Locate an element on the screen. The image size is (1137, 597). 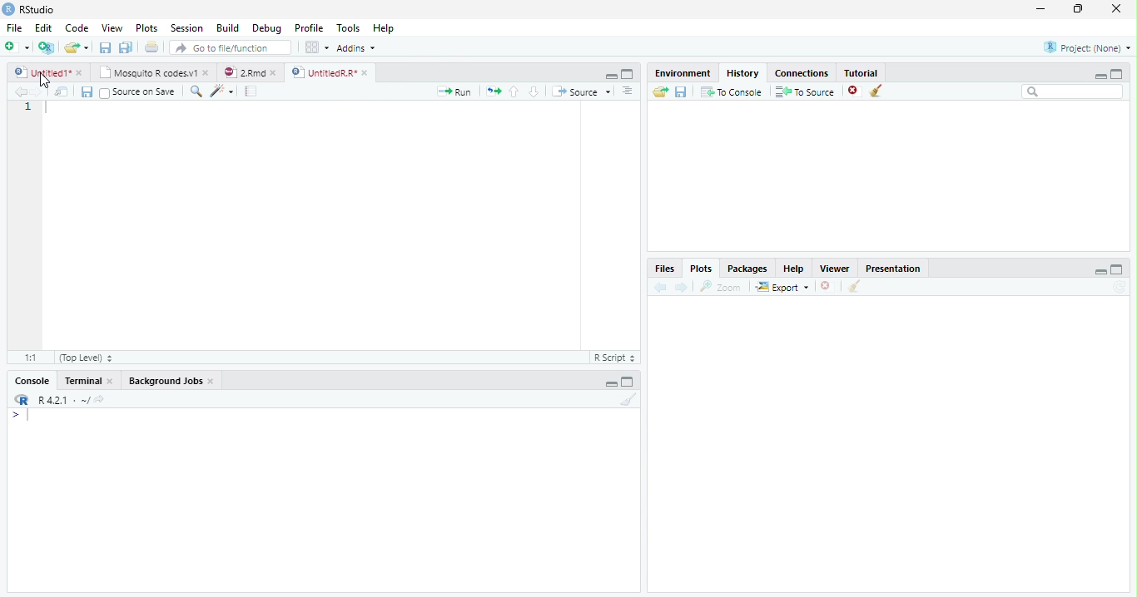
View current directory is located at coordinates (101, 400).